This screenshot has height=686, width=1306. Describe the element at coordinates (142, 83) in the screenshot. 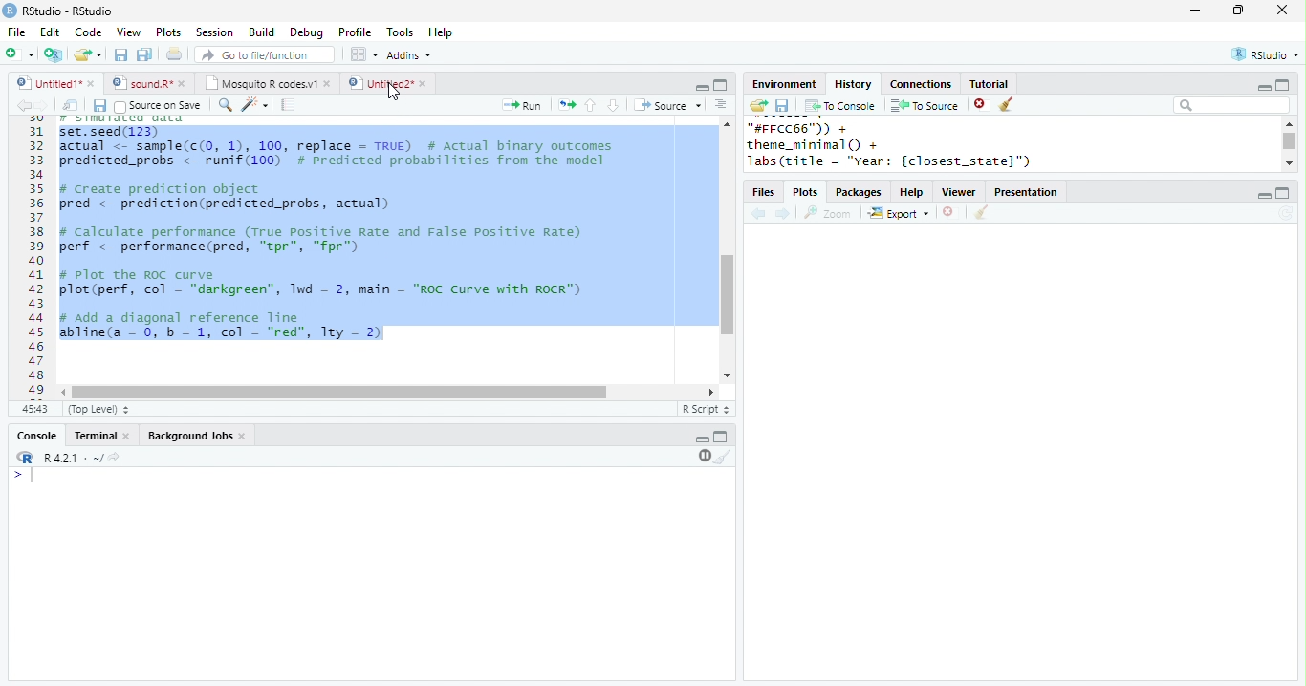

I see `sound.R` at that location.